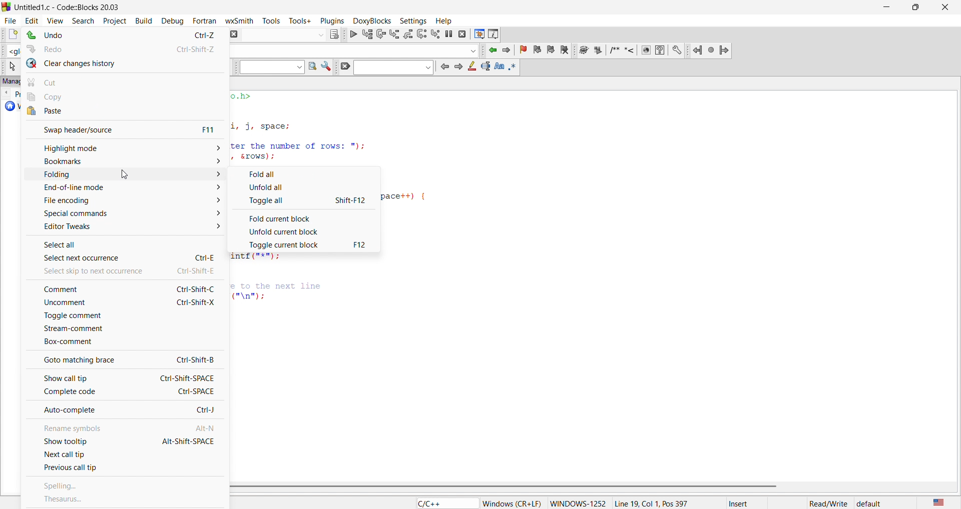 The height and width of the screenshot is (509, 961). What do you see at coordinates (677, 50) in the screenshot?
I see `settings` at bounding box center [677, 50].